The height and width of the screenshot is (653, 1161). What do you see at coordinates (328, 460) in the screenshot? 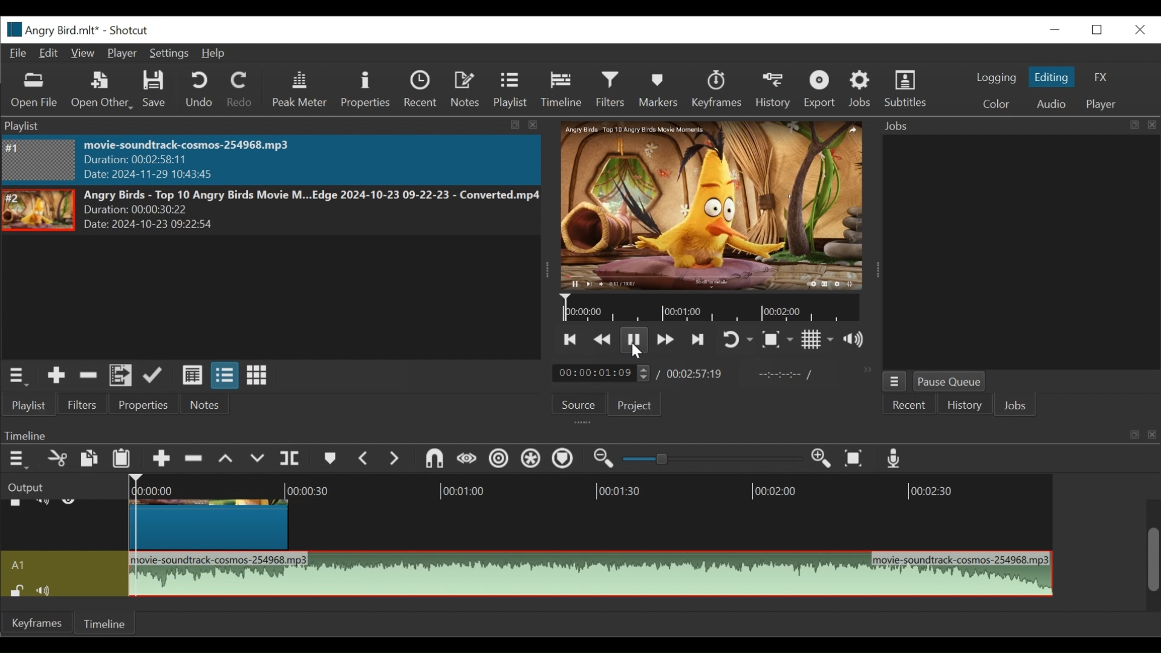
I see `Markers` at bounding box center [328, 460].